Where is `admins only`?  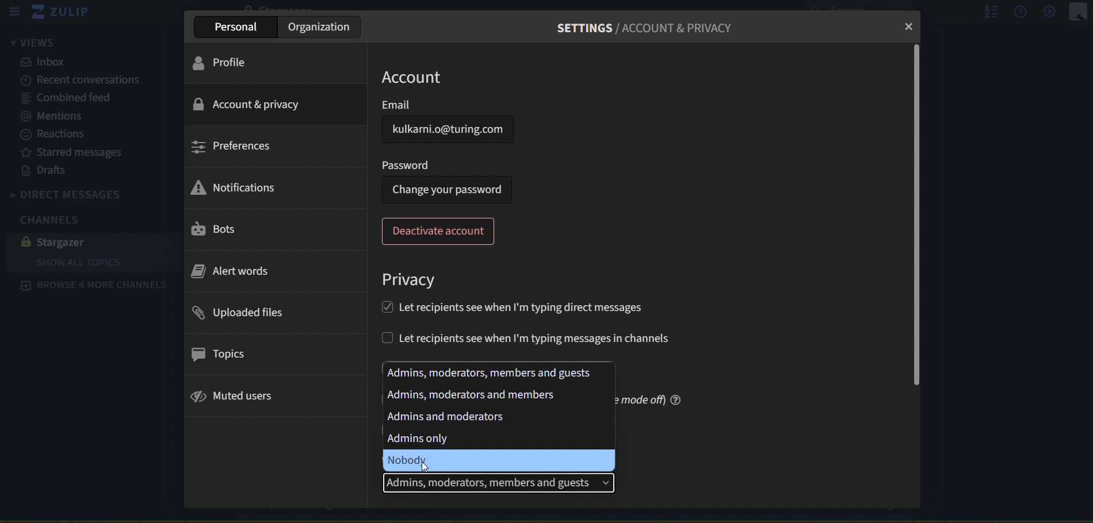 admins only is located at coordinates (489, 439).